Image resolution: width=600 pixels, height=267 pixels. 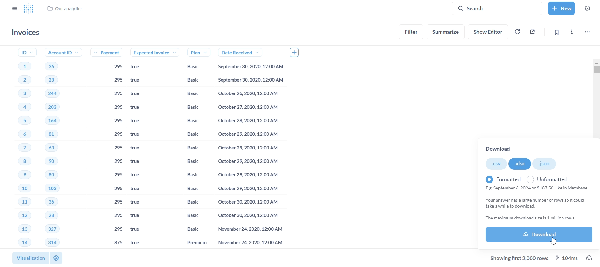 I want to click on 80, so click(x=51, y=176).